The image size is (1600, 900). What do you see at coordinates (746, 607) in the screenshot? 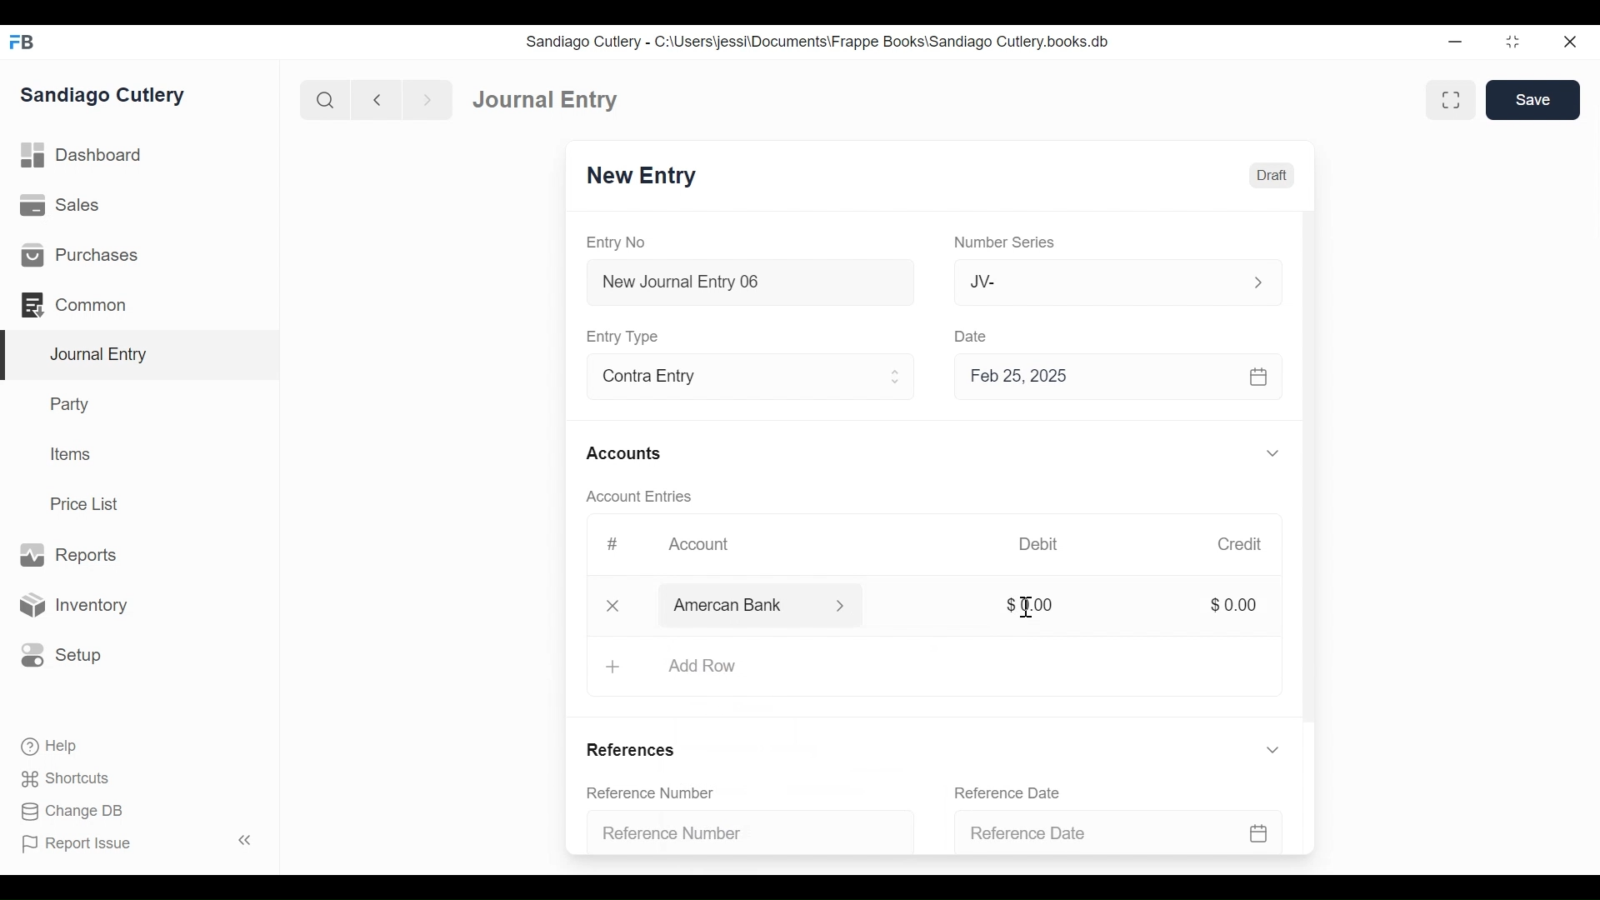
I see `Amercan Bank` at bounding box center [746, 607].